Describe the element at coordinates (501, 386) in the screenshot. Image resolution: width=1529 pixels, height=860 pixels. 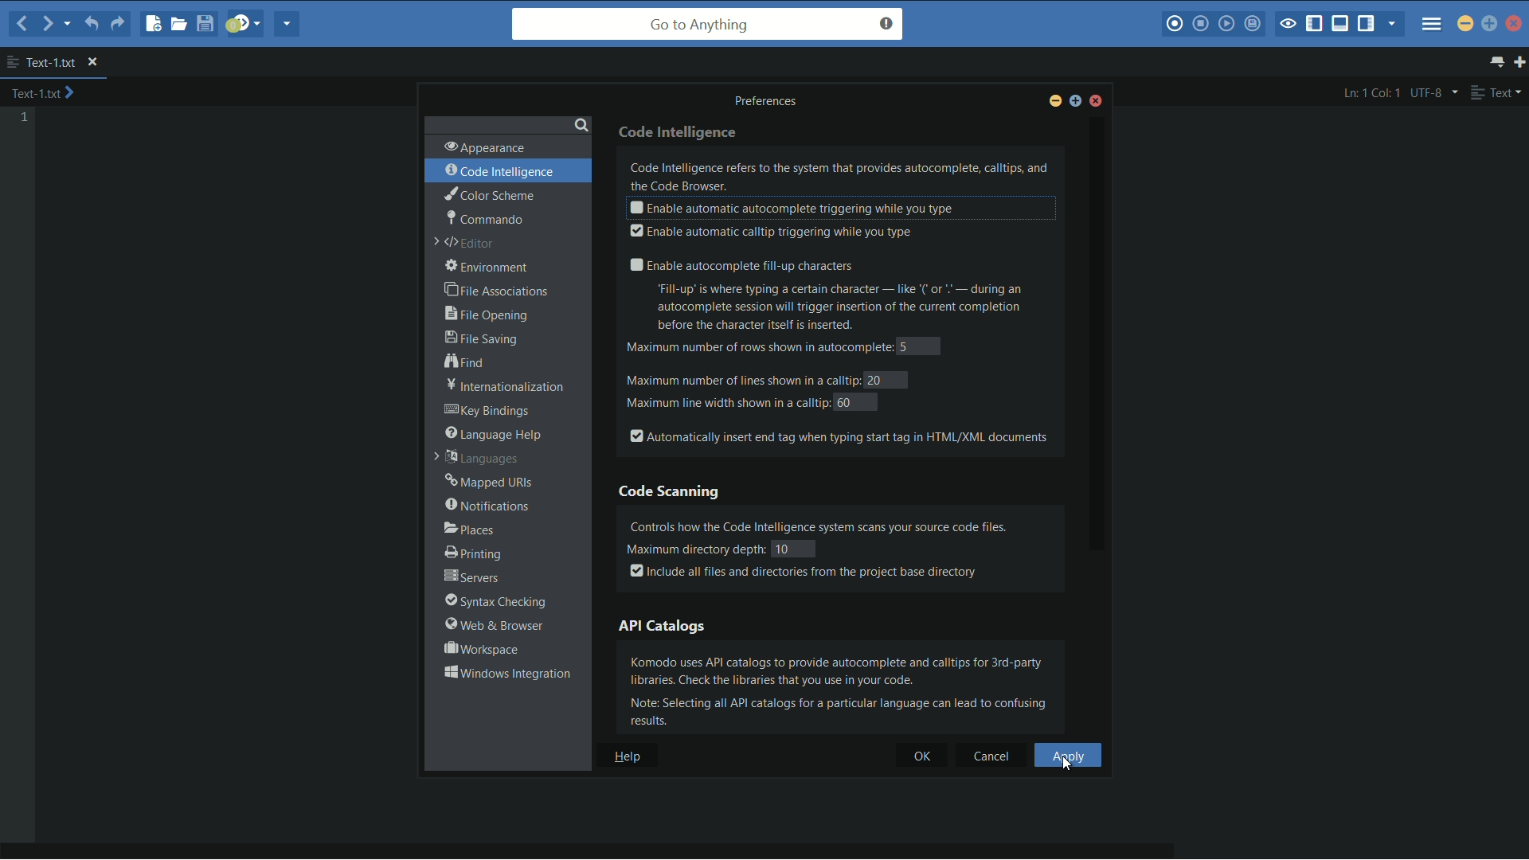
I see `internationalization` at that location.